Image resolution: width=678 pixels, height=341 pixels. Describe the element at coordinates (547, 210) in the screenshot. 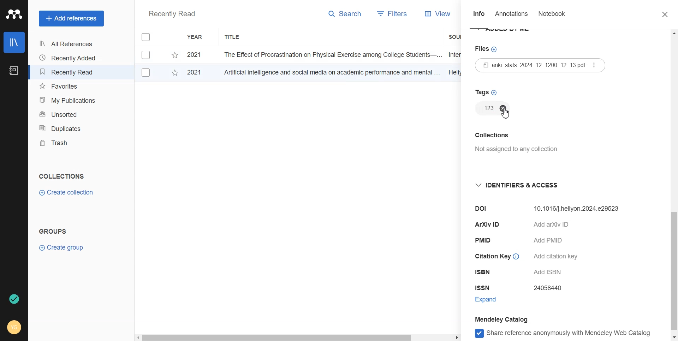

I see `Dol 10.32604/ijmhp.2024.052730` at that location.